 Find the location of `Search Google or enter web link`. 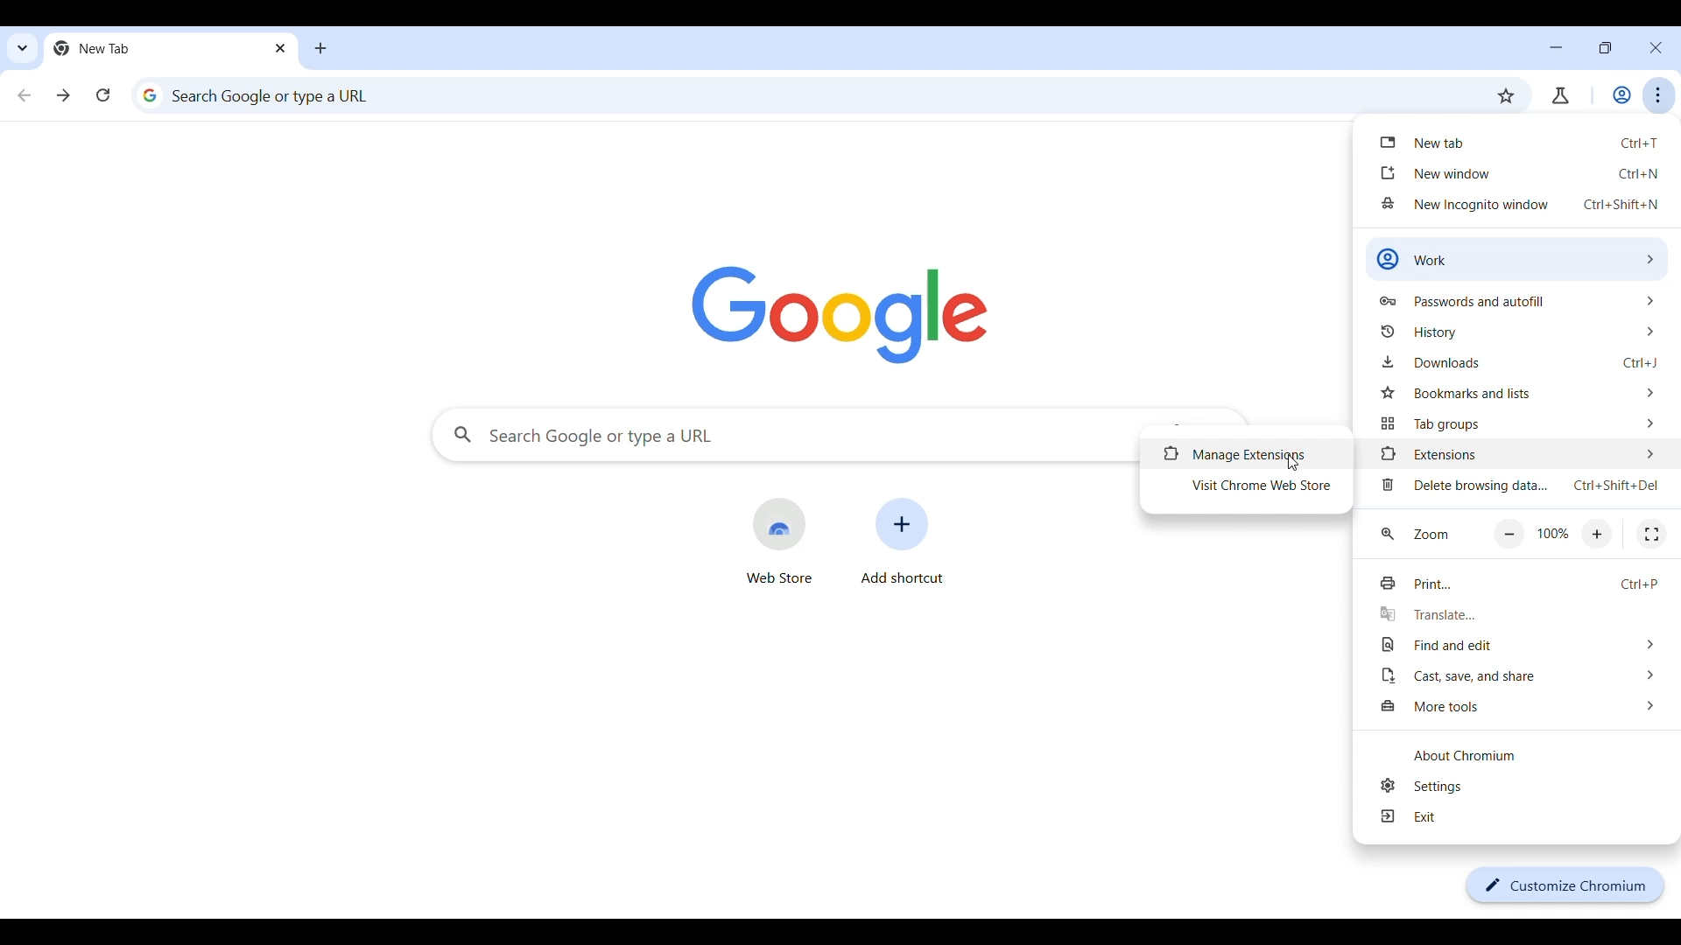

Search Google or enter web link is located at coordinates (784, 435).